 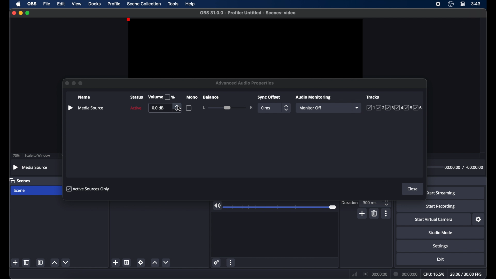 I want to click on exit, so click(x=441, y=259).